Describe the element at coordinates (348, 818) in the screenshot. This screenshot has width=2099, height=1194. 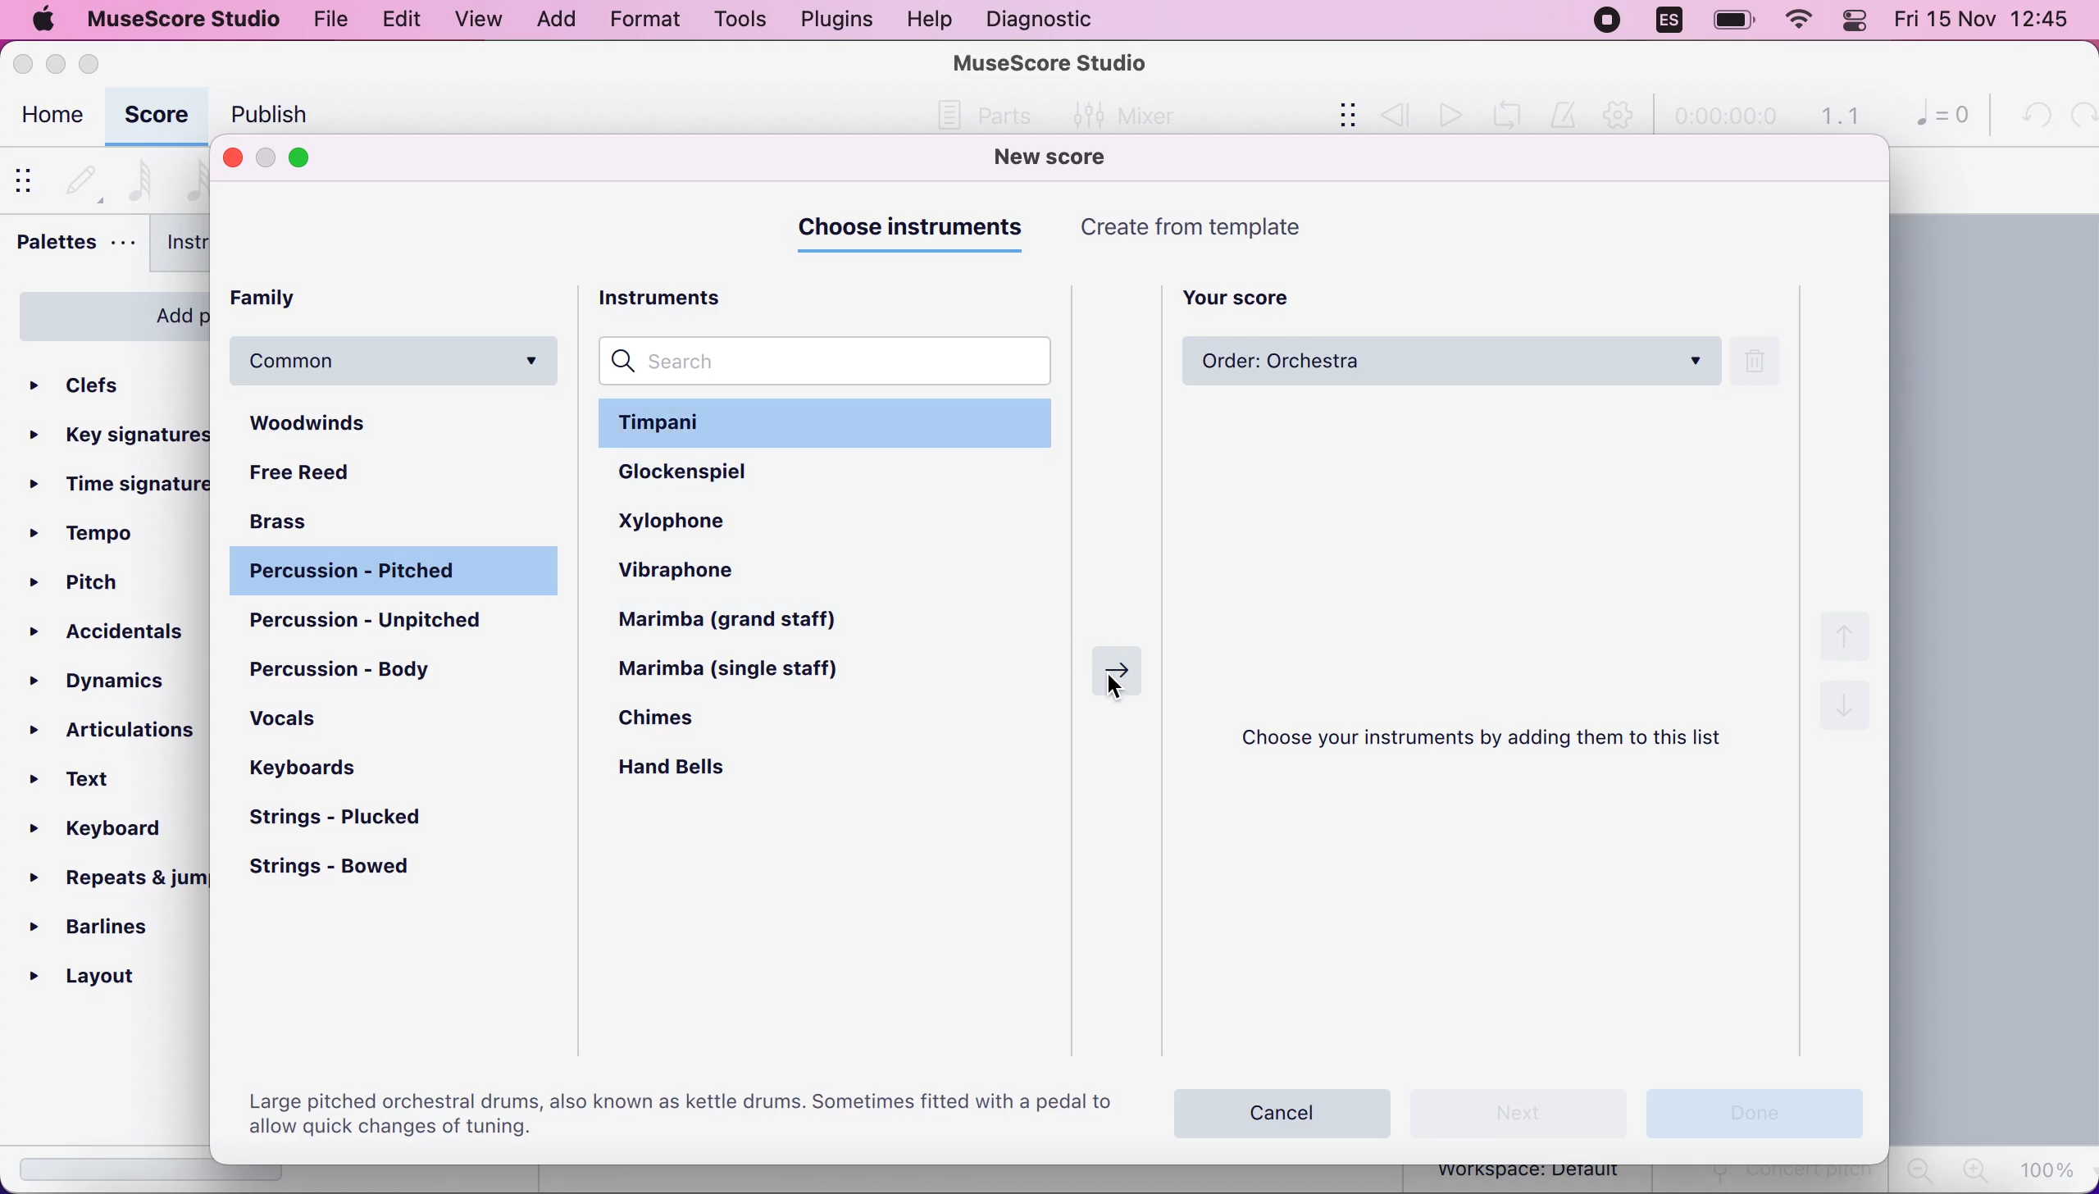
I see `strings - plucked` at that location.